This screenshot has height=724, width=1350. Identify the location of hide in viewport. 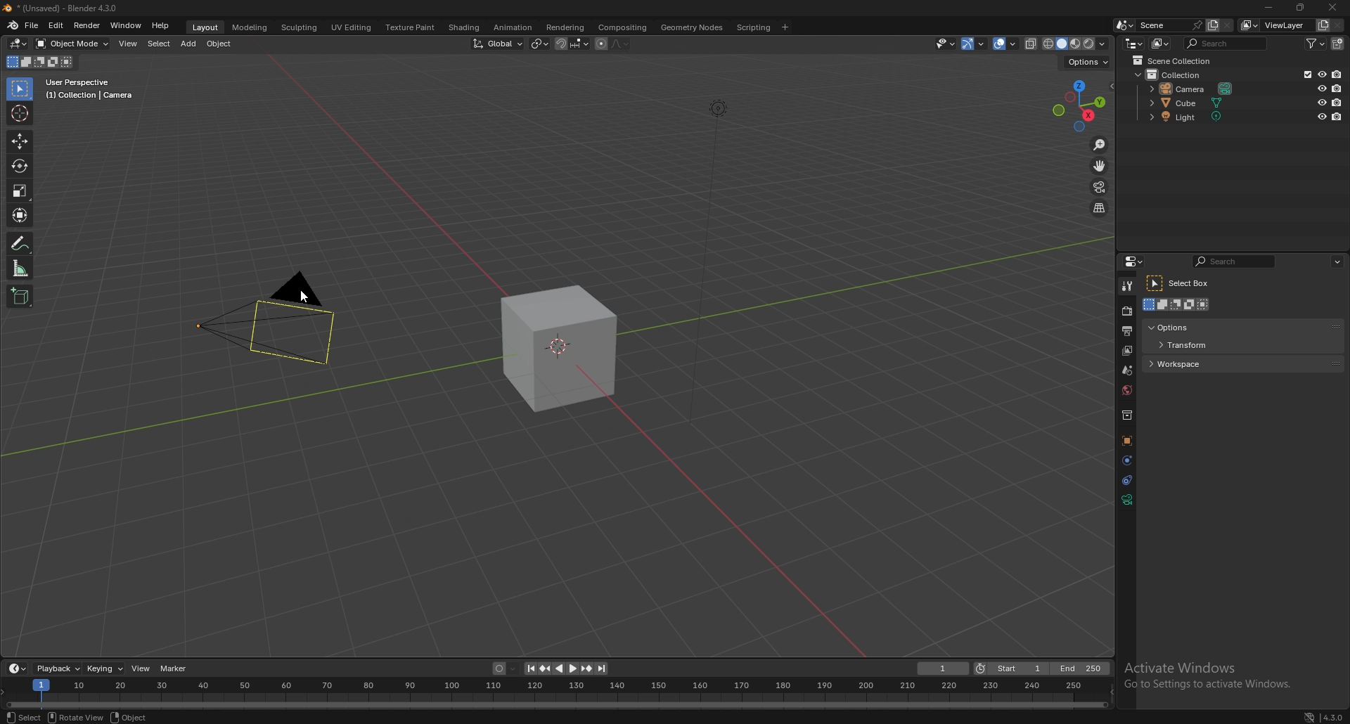
(1321, 102).